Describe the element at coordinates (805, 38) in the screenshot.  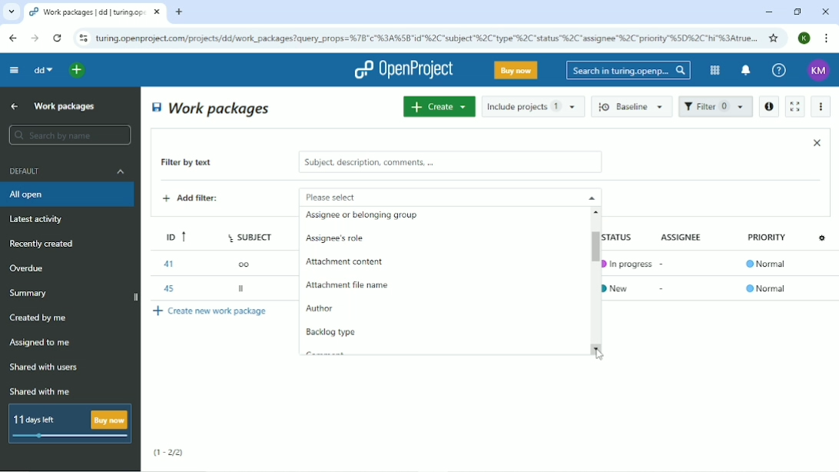
I see `Account` at that location.